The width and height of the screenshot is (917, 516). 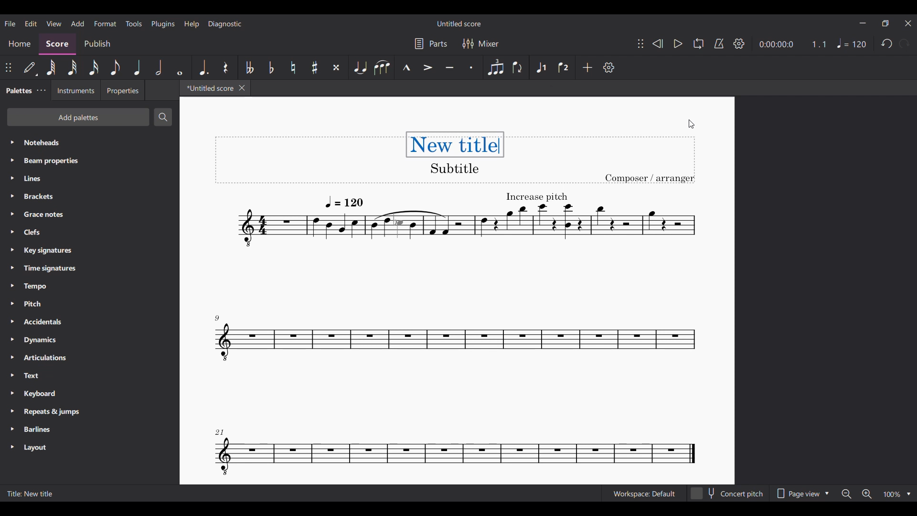 What do you see at coordinates (564, 67) in the screenshot?
I see `Voice 2` at bounding box center [564, 67].